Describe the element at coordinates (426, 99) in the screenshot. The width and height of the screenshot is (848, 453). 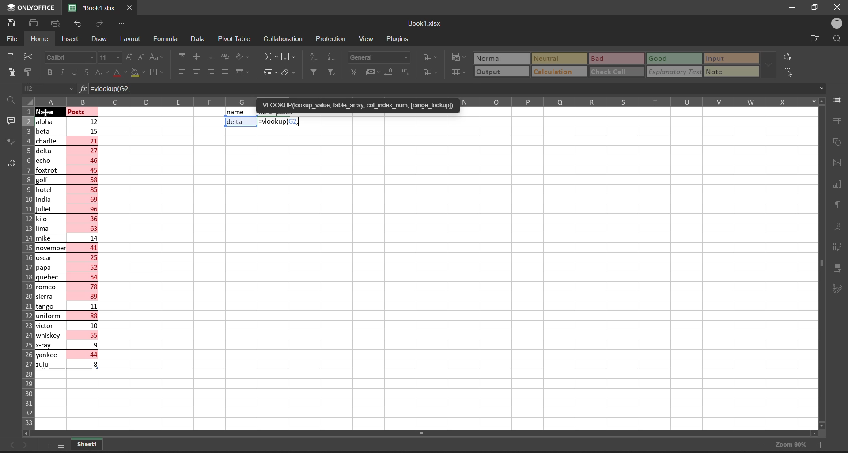
I see `column names` at that location.